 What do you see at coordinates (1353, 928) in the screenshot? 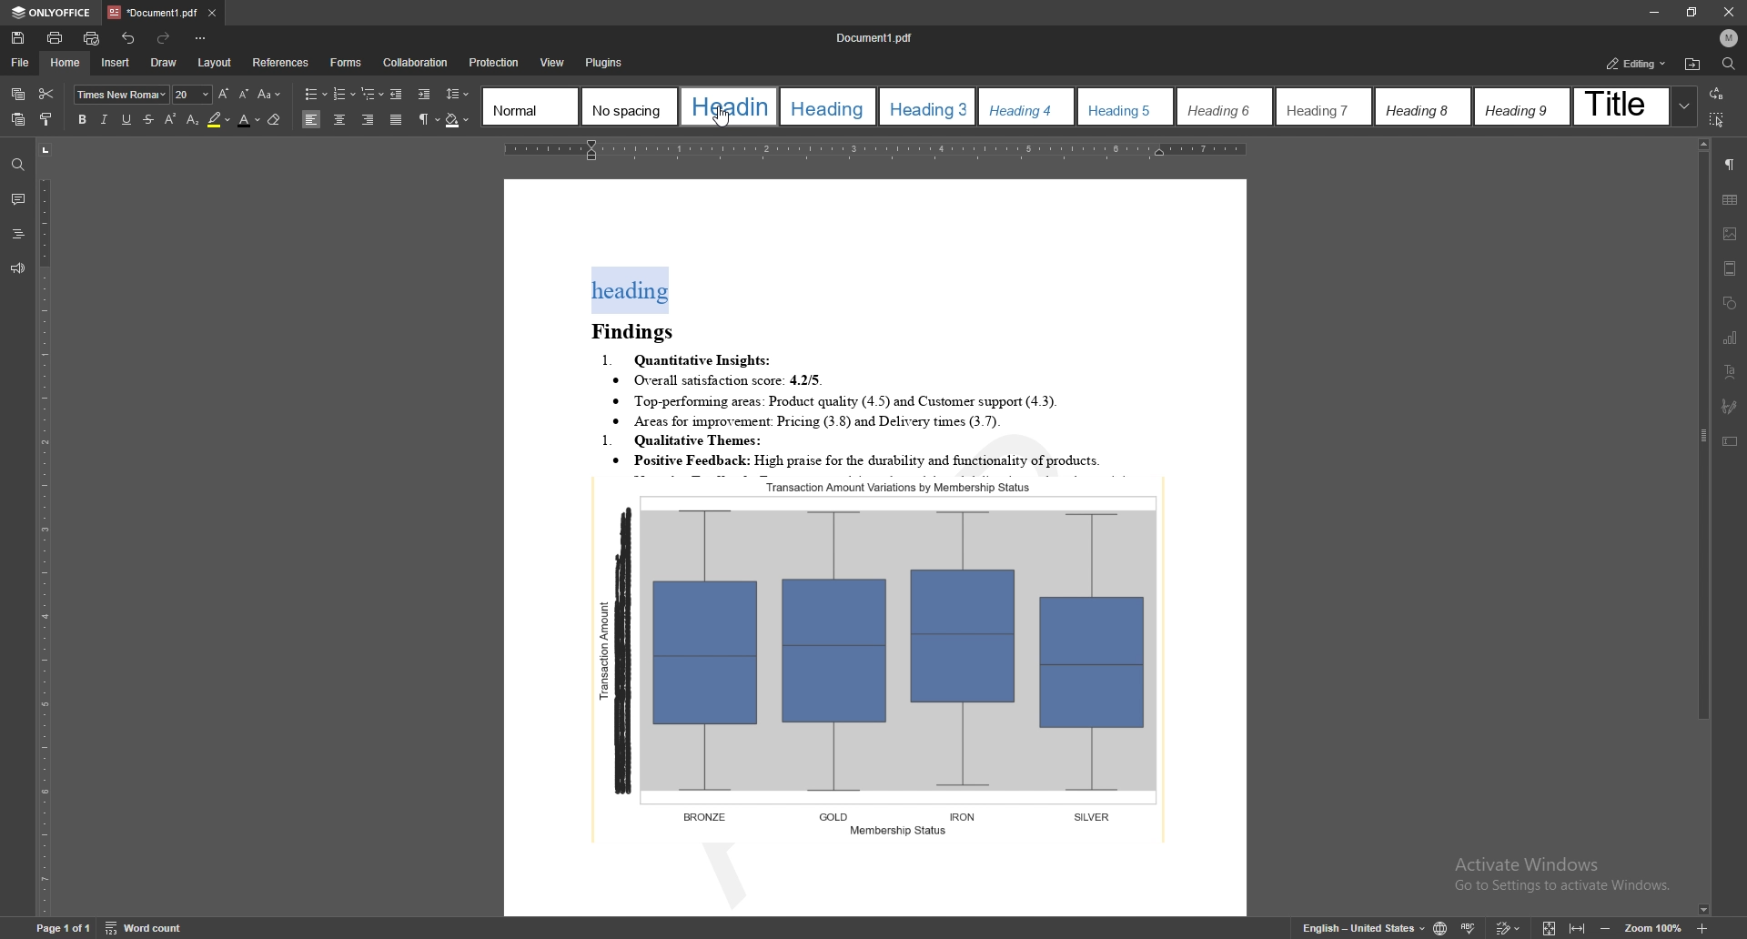
I see `English- United kingdom` at bounding box center [1353, 928].